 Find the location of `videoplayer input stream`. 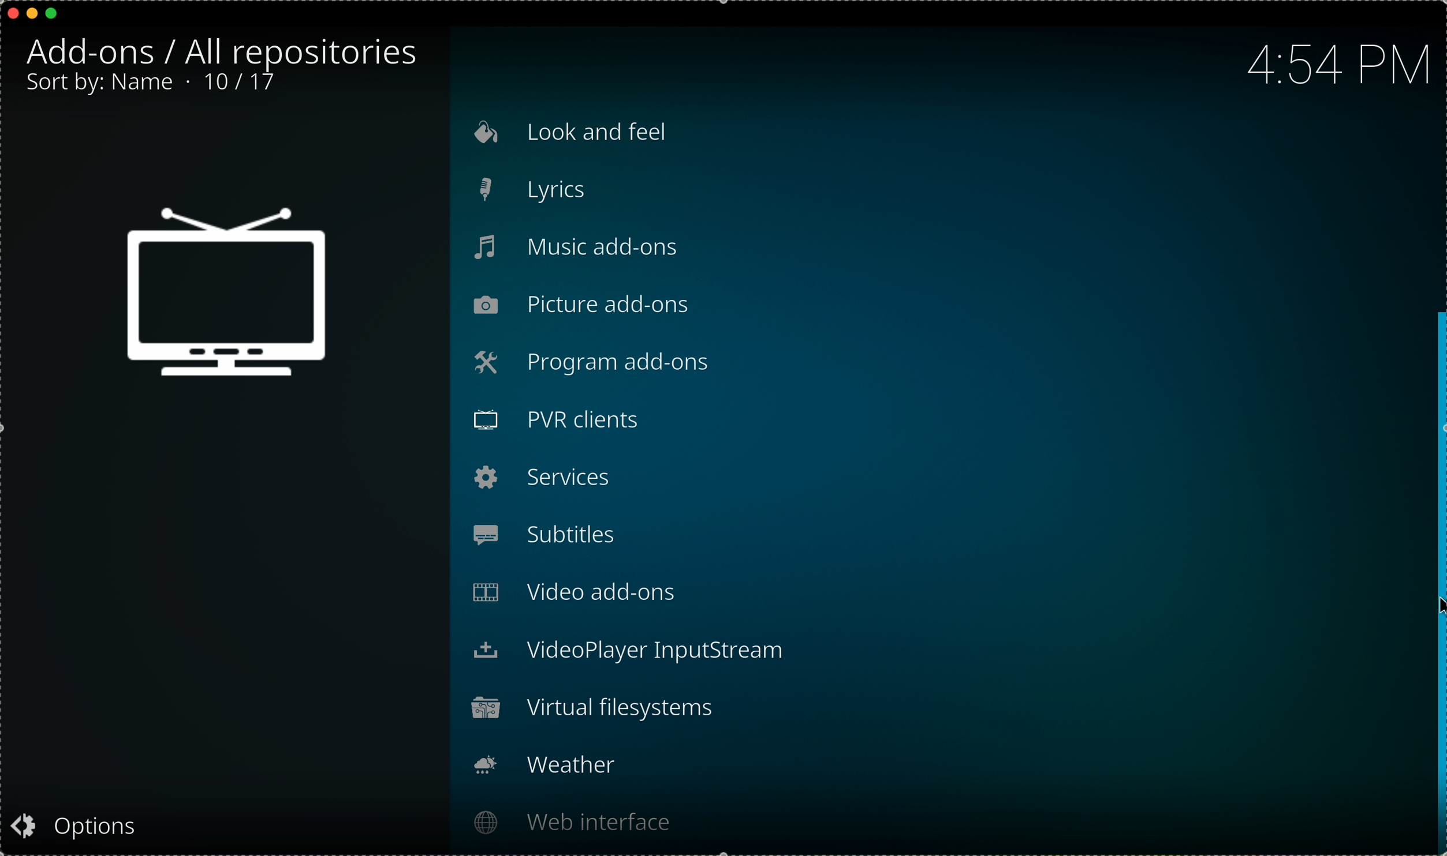

videoplayer input stream is located at coordinates (635, 651).